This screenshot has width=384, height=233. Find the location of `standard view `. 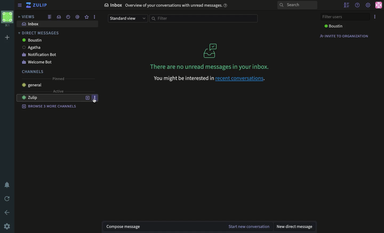

standard view  is located at coordinates (127, 19).